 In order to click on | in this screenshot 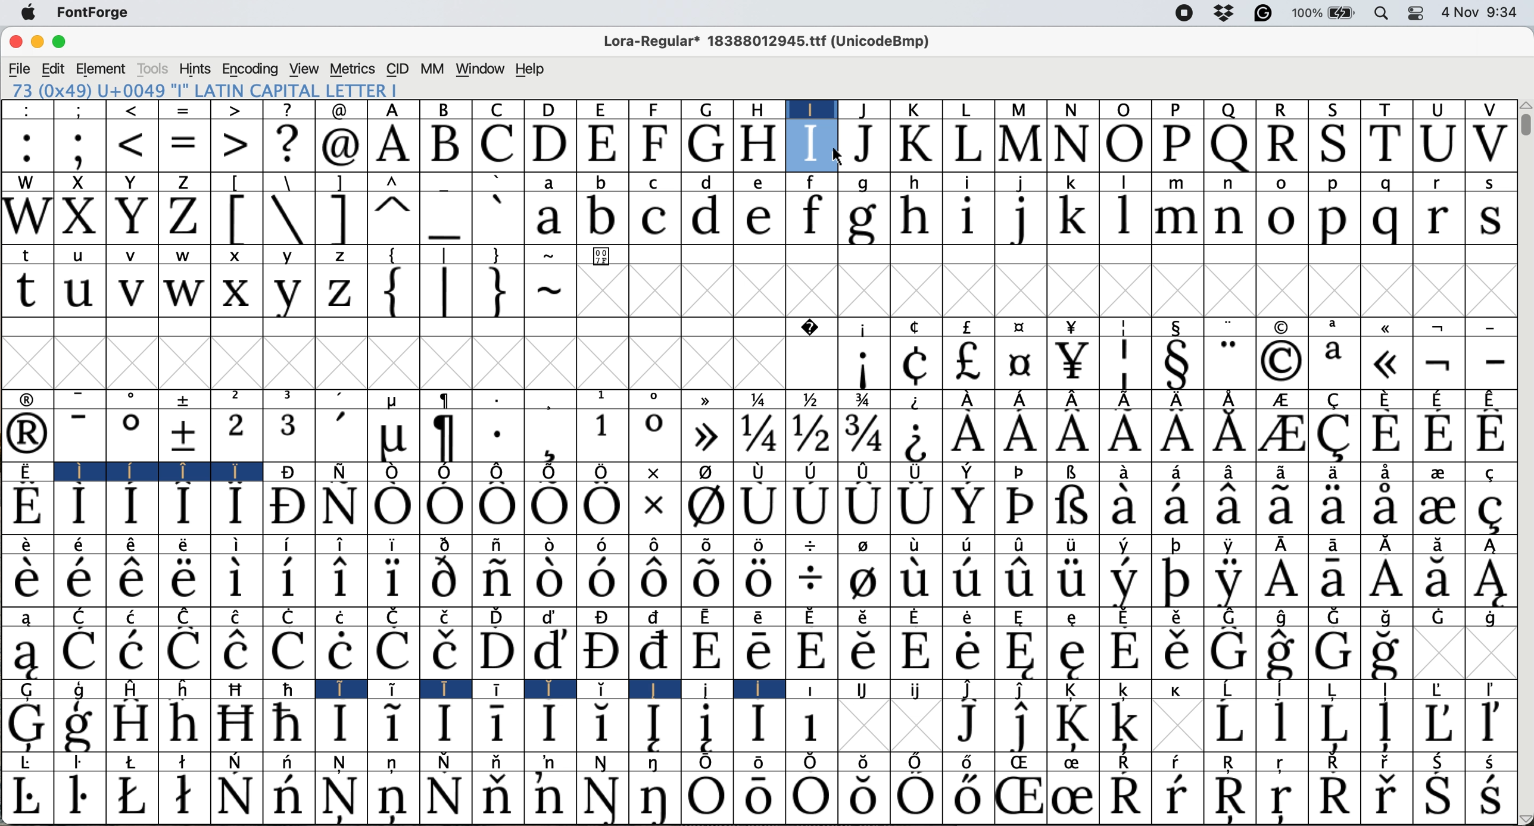, I will do `click(445, 254)`.